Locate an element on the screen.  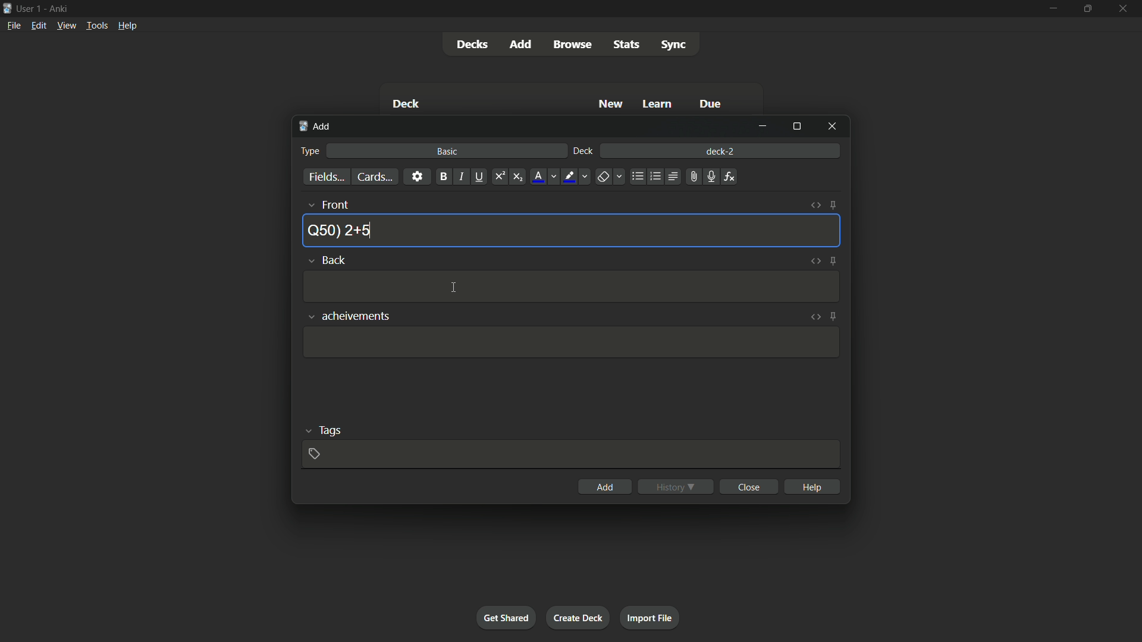
toggle sticky is located at coordinates (833, 206).